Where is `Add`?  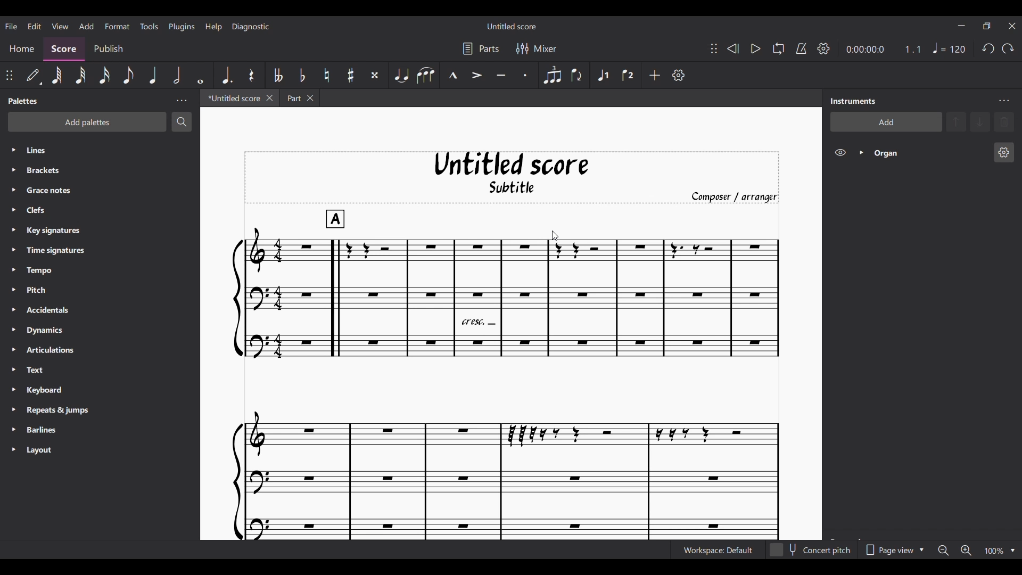 Add is located at coordinates (655, 75).